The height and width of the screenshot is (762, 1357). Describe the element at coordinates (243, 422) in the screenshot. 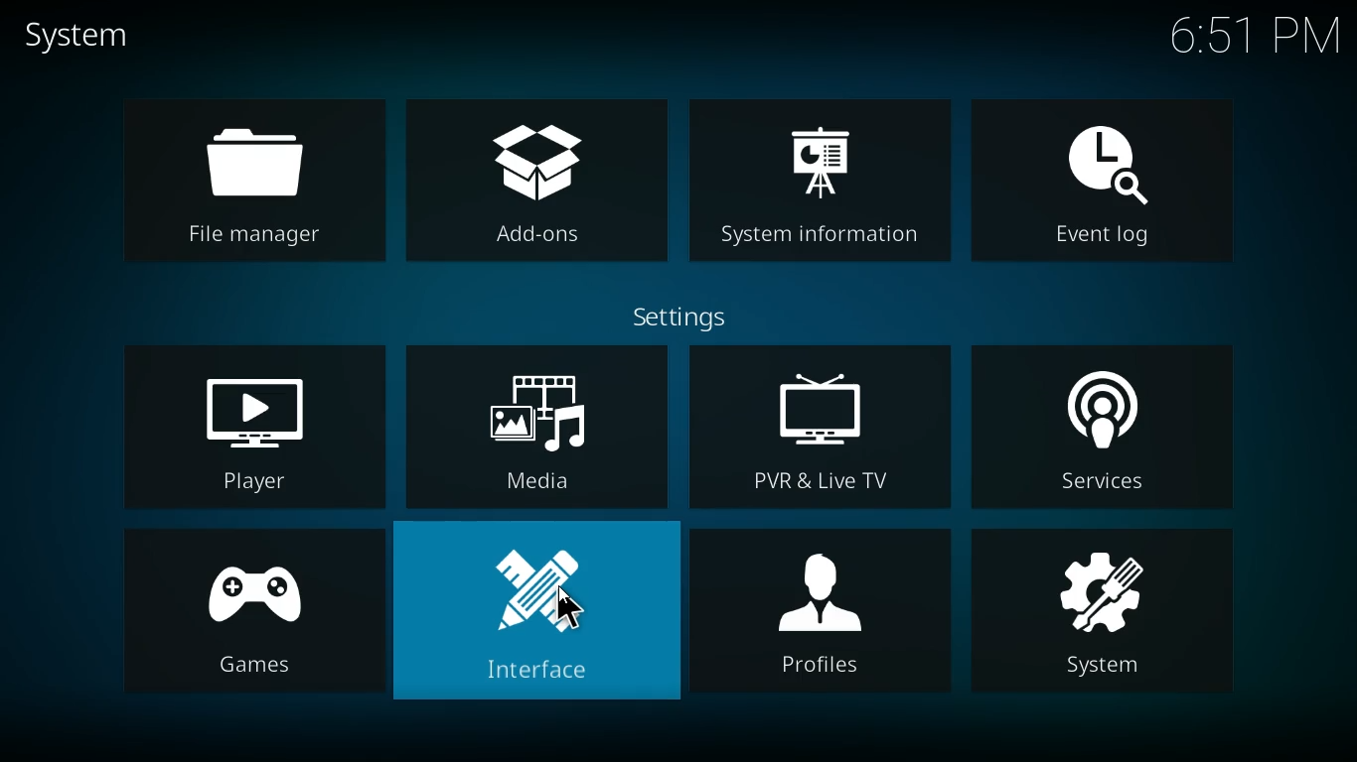

I see `player` at that location.